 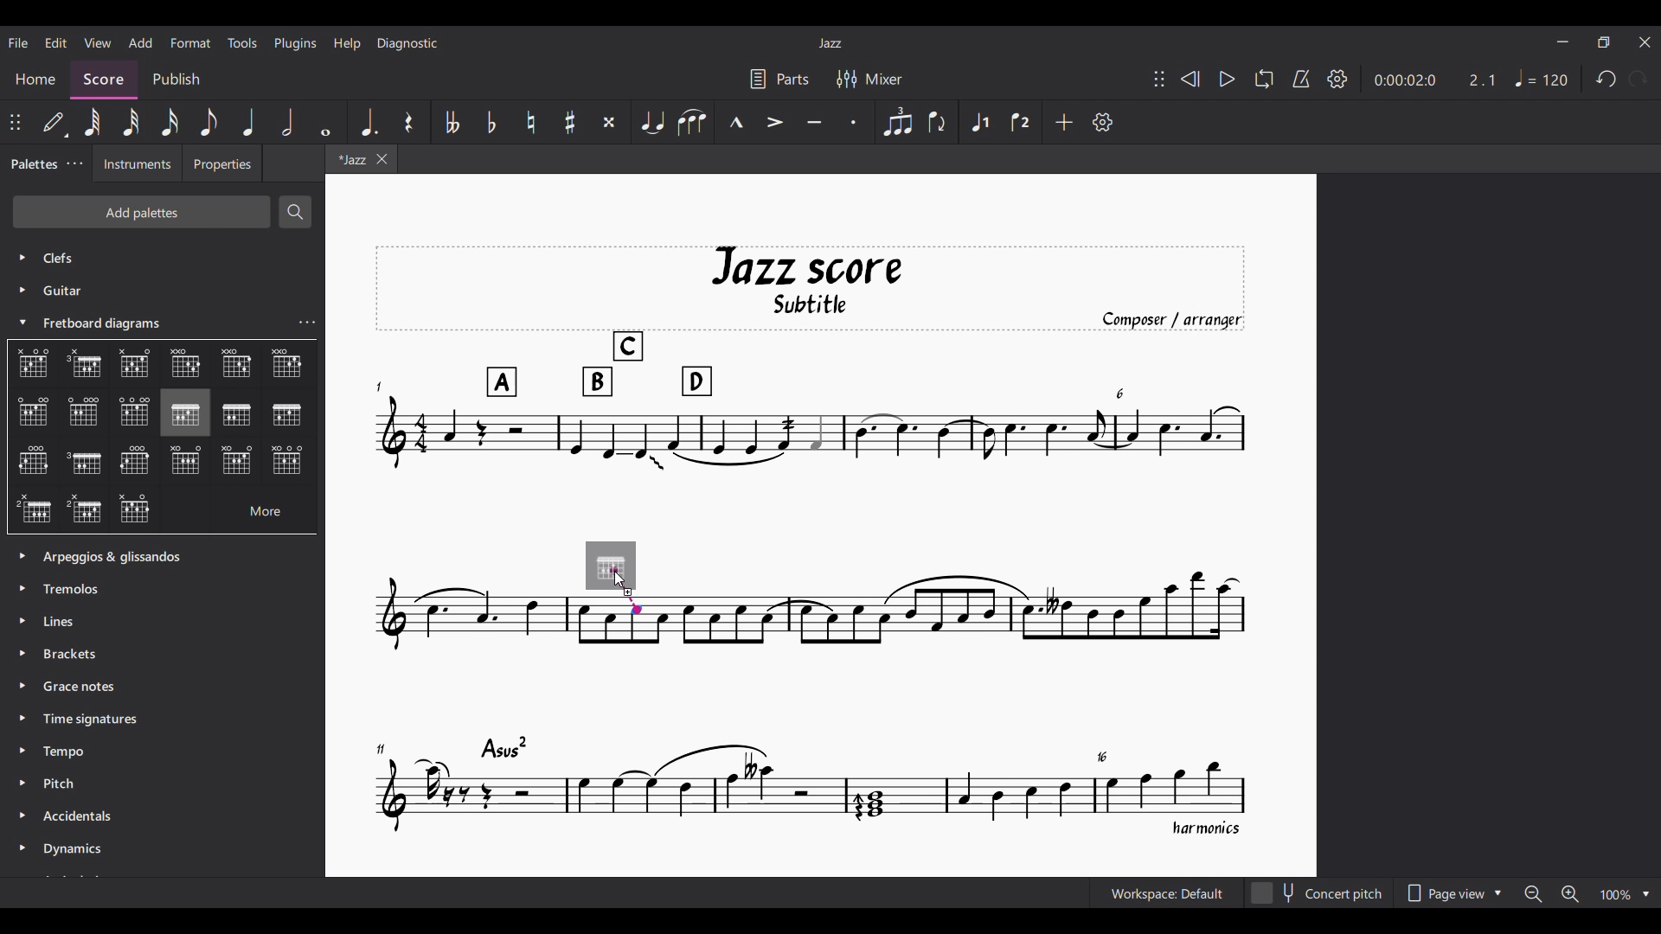 What do you see at coordinates (286, 463) in the screenshot?
I see `Chart 16` at bounding box center [286, 463].